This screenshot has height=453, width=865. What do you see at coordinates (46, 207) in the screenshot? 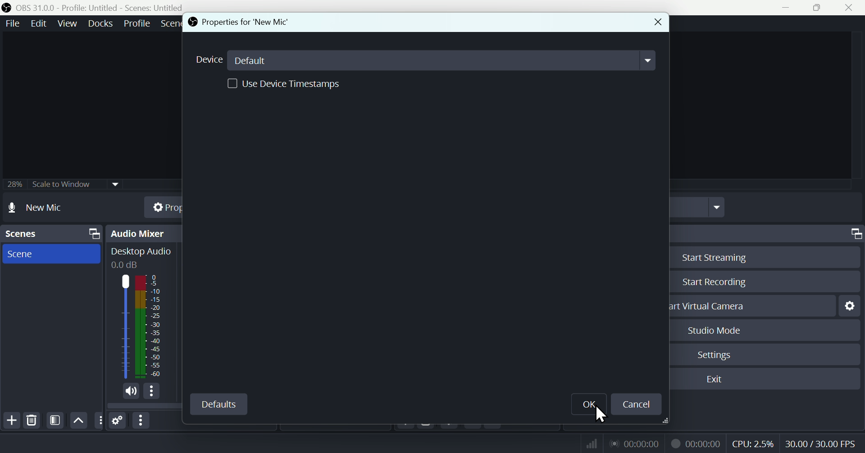
I see `New mic` at bounding box center [46, 207].